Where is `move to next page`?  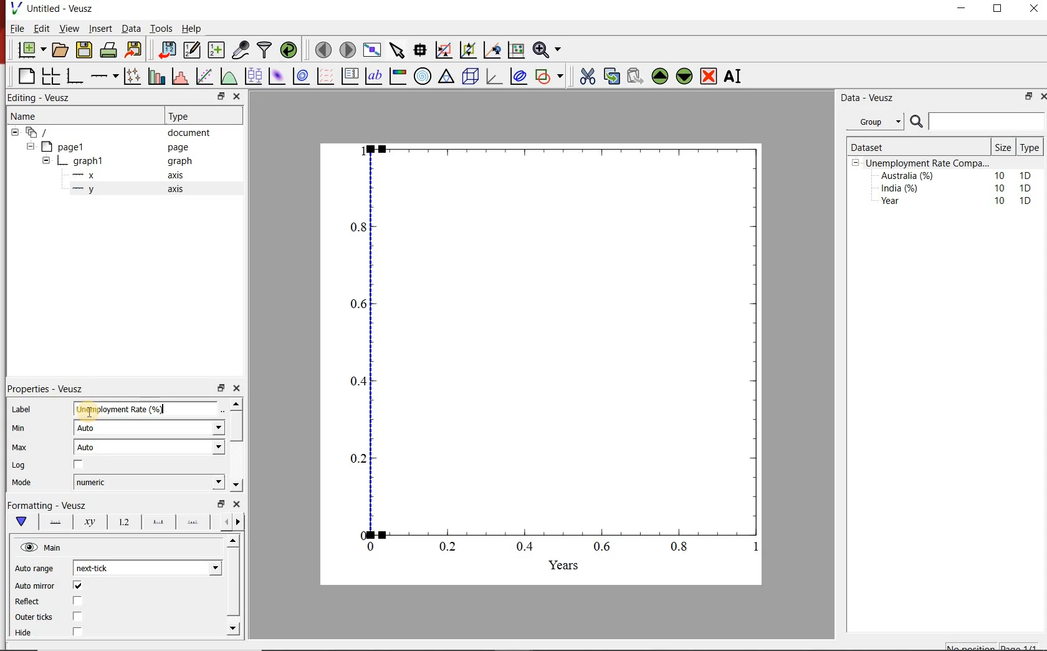 move to next page is located at coordinates (348, 50).